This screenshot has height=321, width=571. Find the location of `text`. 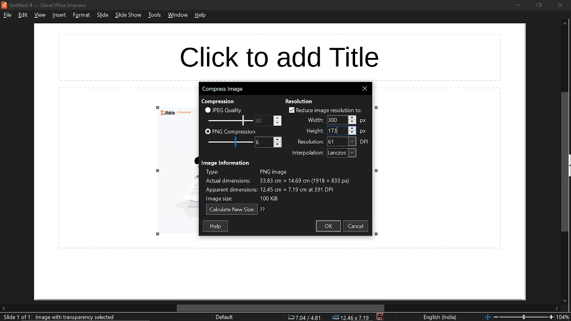

text is located at coordinates (315, 131).